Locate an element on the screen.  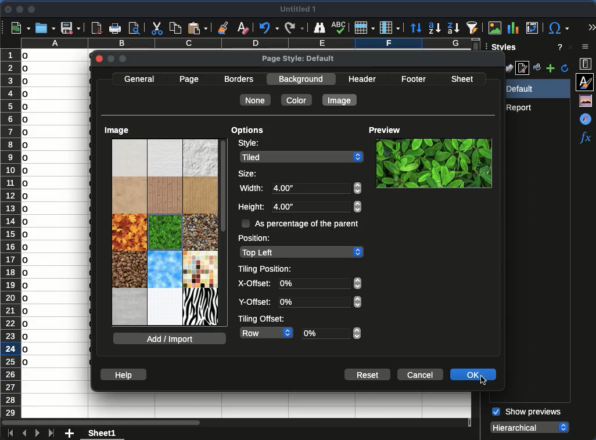
width is located at coordinates (250, 189).